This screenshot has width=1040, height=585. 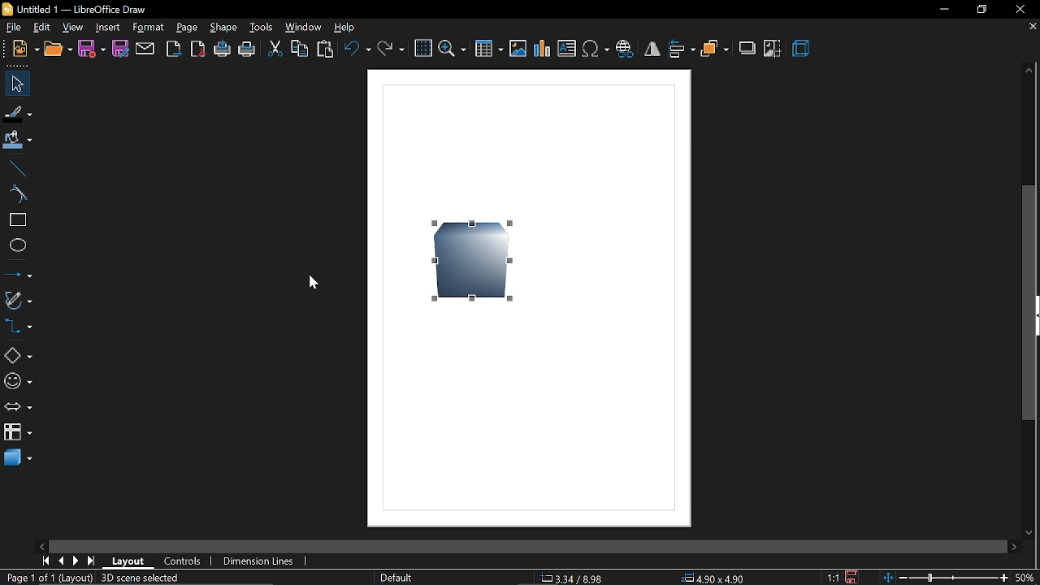 I want to click on lines and arrow, so click(x=18, y=274).